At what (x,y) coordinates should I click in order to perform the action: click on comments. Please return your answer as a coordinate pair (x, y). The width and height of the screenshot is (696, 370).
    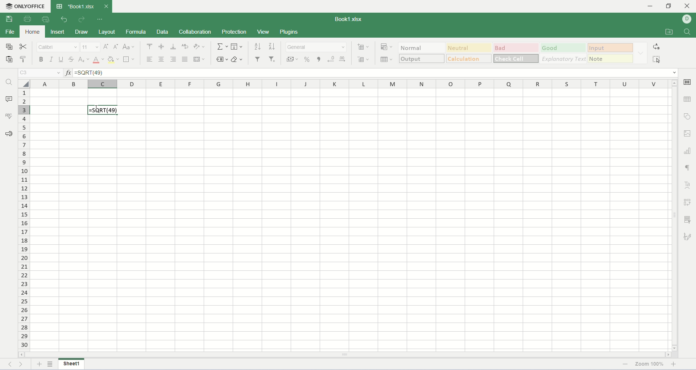
    Looking at the image, I should click on (9, 98).